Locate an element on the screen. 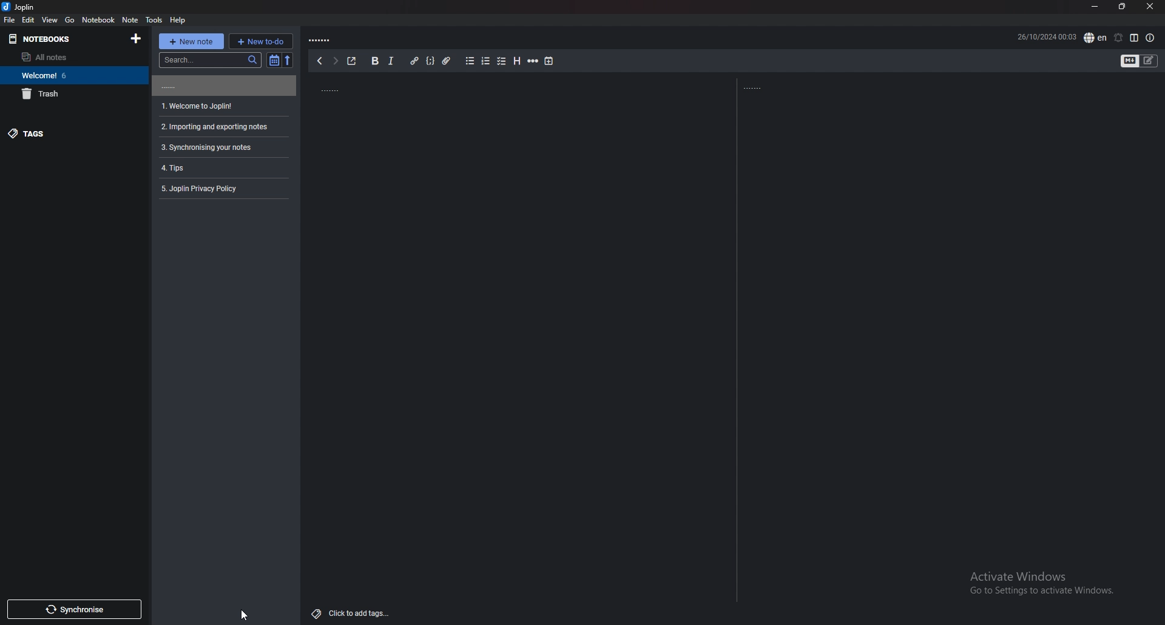  forward is located at coordinates (335, 61).